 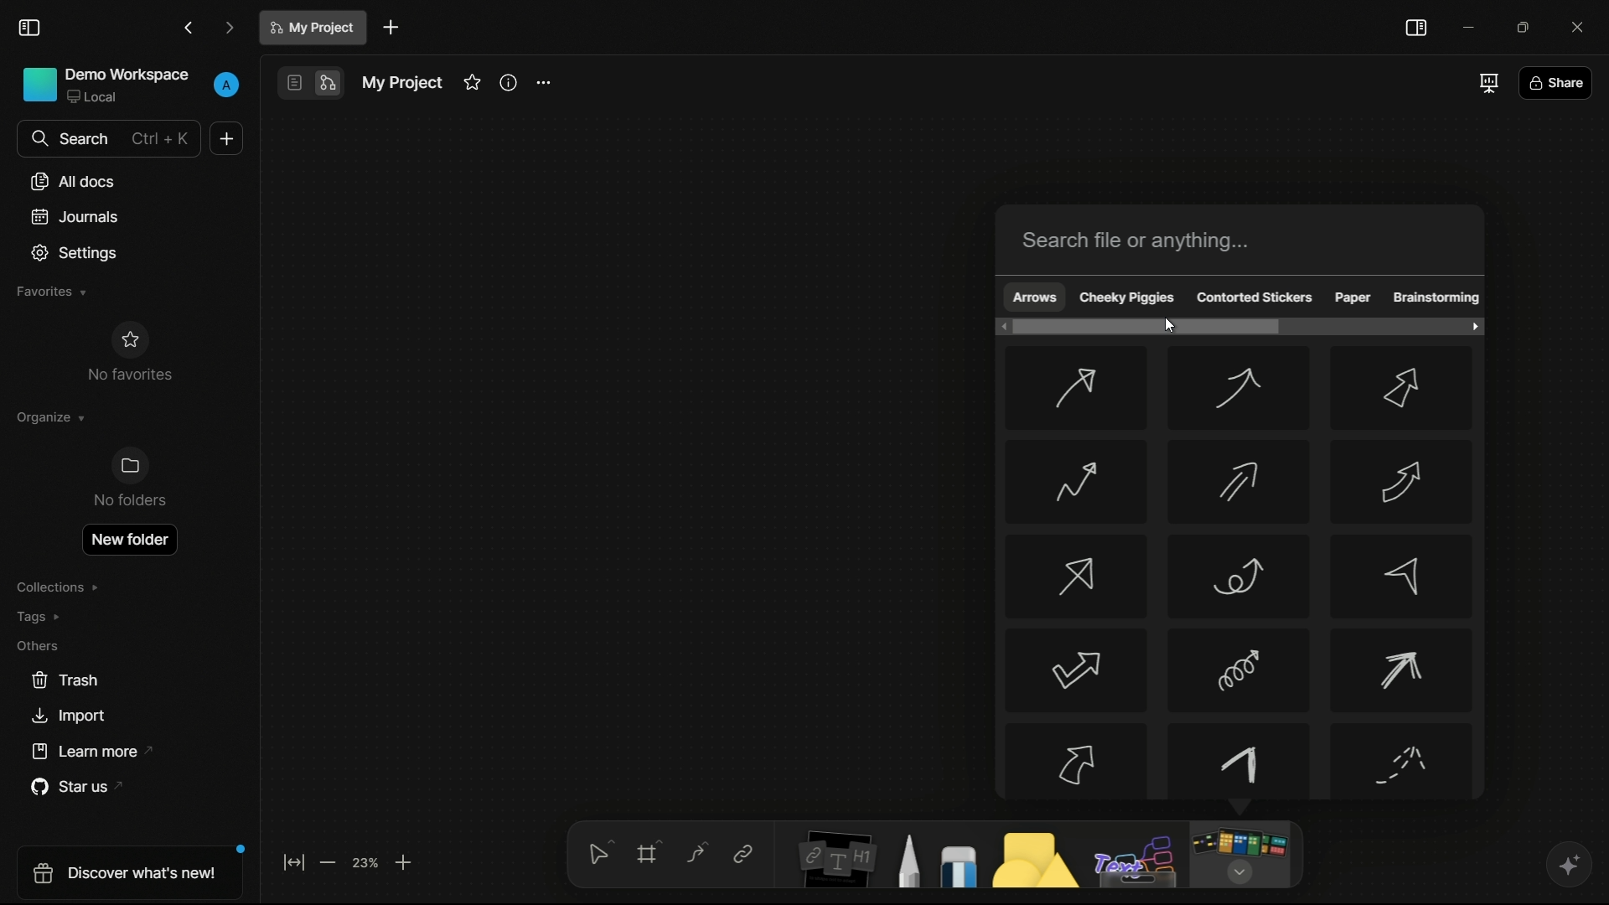 What do you see at coordinates (404, 861) in the screenshot?
I see `zoom in` at bounding box center [404, 861].